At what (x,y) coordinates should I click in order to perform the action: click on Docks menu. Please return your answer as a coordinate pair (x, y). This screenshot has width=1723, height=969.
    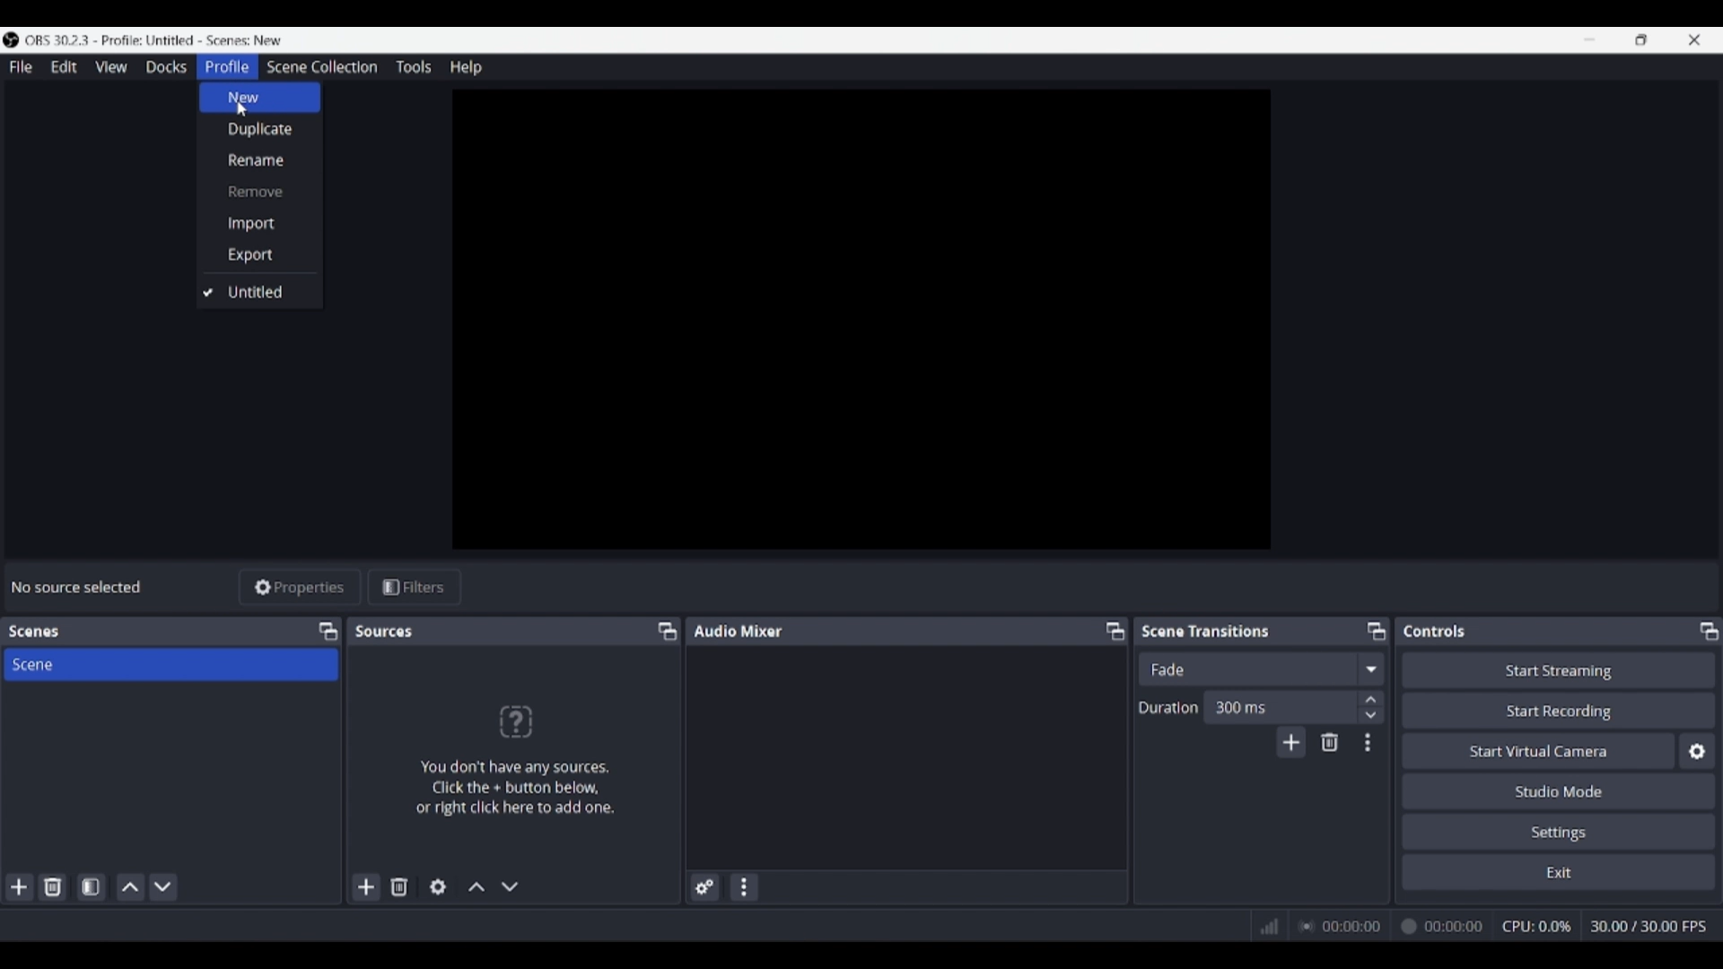
    Looking at the image, I should click on (166, 67).